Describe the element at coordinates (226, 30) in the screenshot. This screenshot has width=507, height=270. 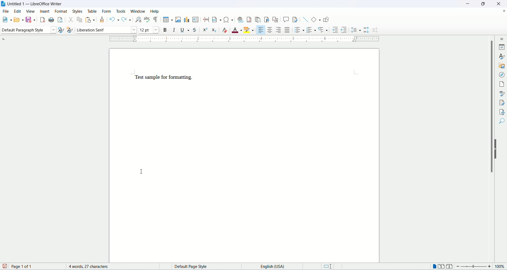
I see `remove formatting` at that location.